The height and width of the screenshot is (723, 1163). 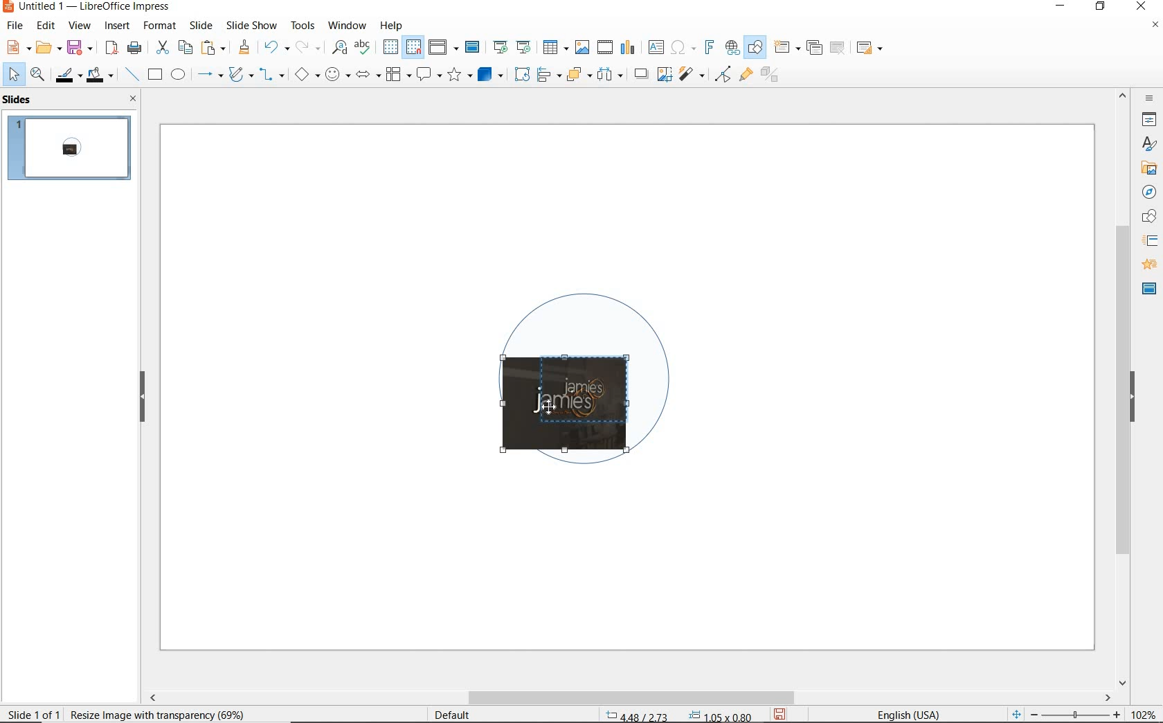 I want to click on callout shapes, so click(x=426, y=75).